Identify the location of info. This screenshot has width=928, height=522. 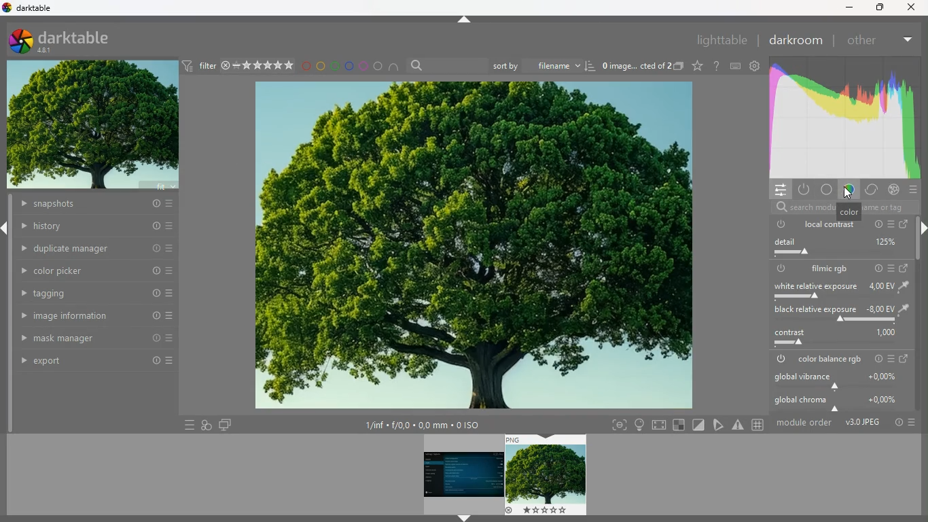
(876, 268).